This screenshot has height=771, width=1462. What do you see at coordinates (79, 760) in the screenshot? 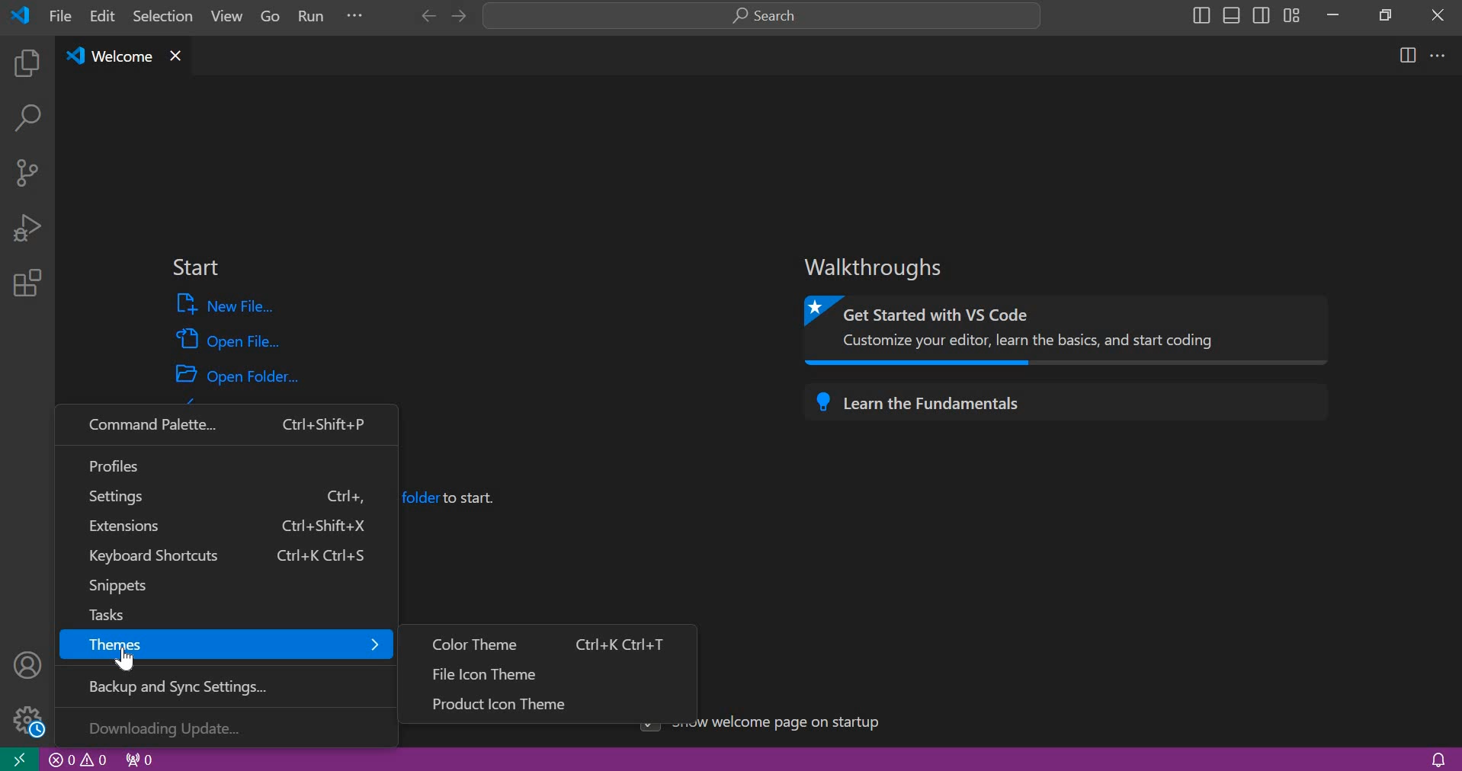
I see `no problems` at bounding box center [79, 760].